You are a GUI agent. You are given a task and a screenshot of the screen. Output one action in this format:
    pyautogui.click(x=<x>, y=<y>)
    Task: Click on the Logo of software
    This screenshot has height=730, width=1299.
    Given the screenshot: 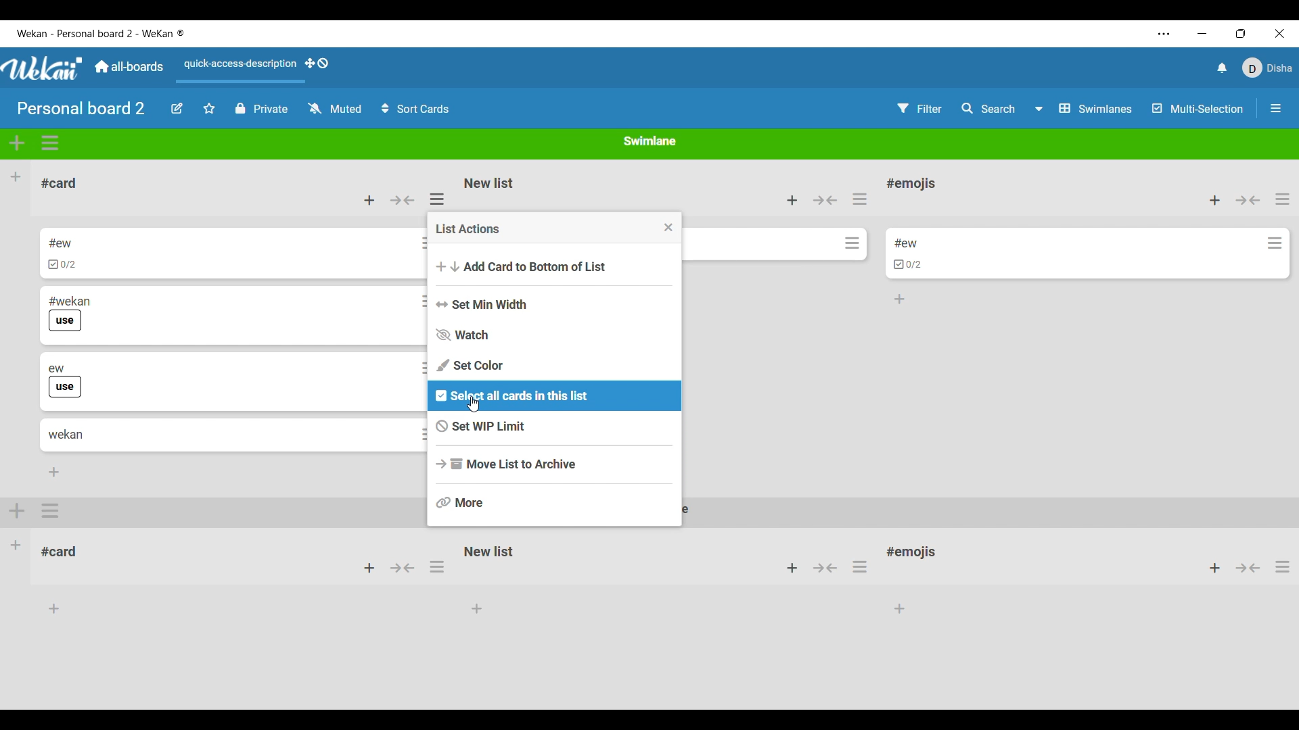 What is the action you would take?
    pyautogui.click(x=43, y=68)
    